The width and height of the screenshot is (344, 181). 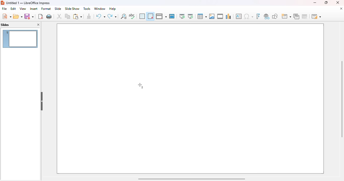 I want to click on view, so click(x=23, y=9).